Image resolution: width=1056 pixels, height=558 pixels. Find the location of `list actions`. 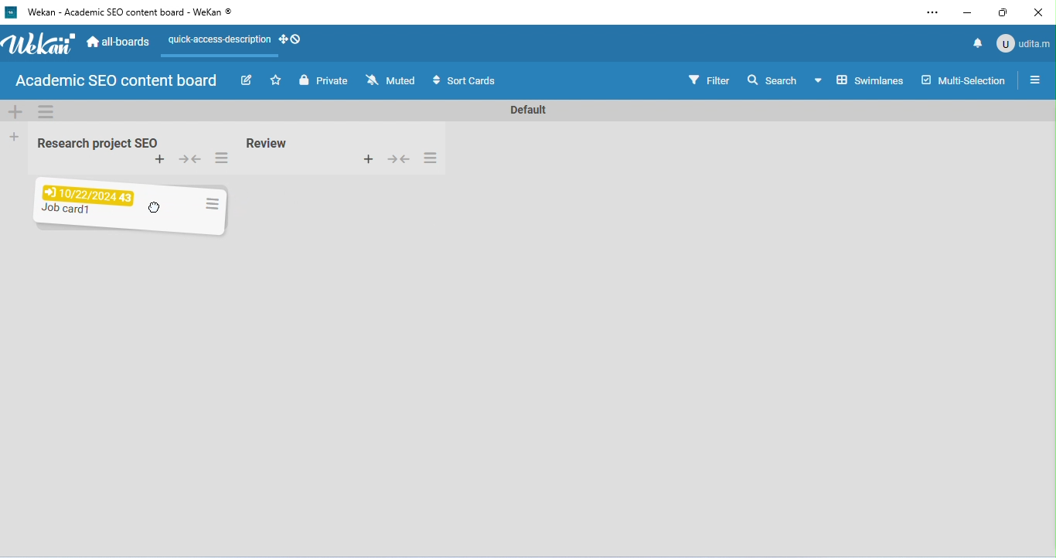

list actions is located at coordinates (220, 159).